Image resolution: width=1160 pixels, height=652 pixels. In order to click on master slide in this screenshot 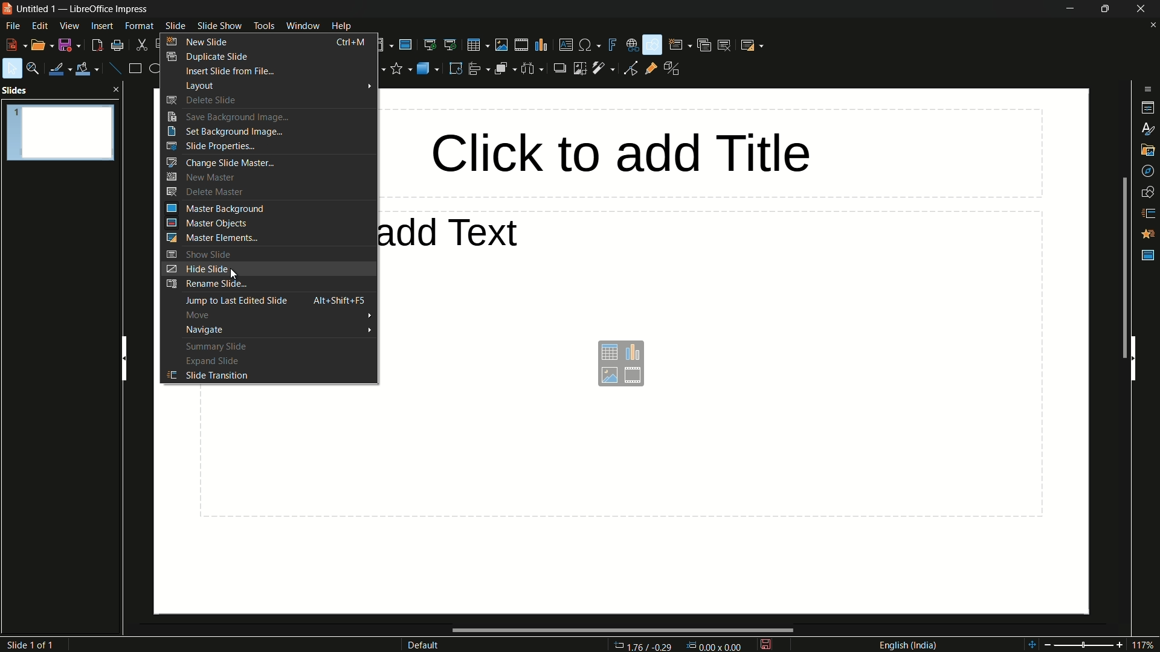, I will do `click(405, 45)`.